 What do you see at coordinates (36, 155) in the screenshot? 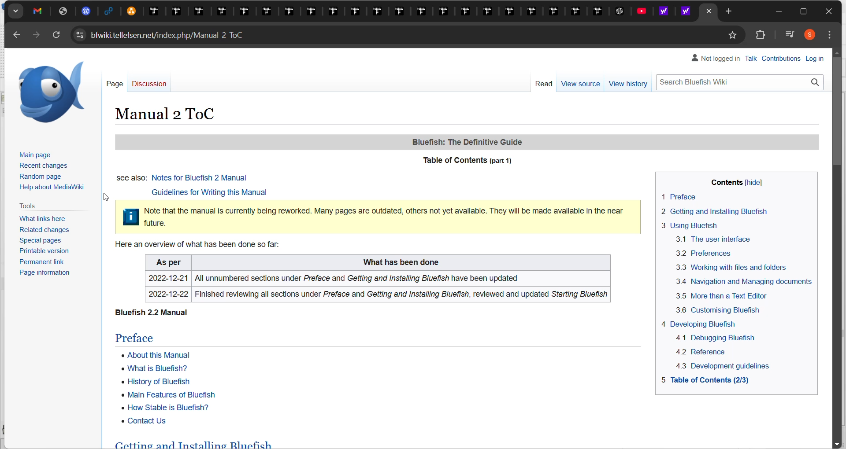
I see `main page` at bounding box center [36, 155].